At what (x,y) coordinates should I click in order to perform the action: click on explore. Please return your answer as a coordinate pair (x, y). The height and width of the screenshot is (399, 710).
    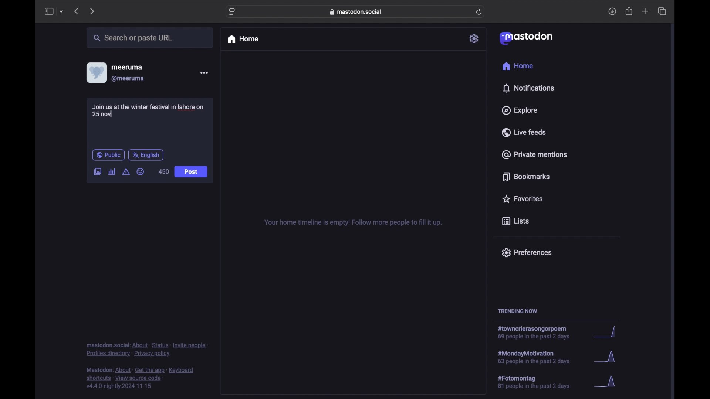
    Looking at the image, I should click on (519, 110).